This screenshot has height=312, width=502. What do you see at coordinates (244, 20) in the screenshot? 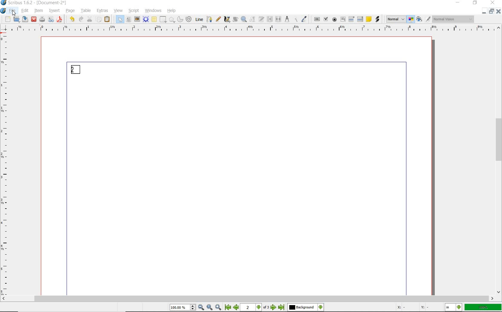
I see `zoom in or zoom out` at bounding box center [244, 20].